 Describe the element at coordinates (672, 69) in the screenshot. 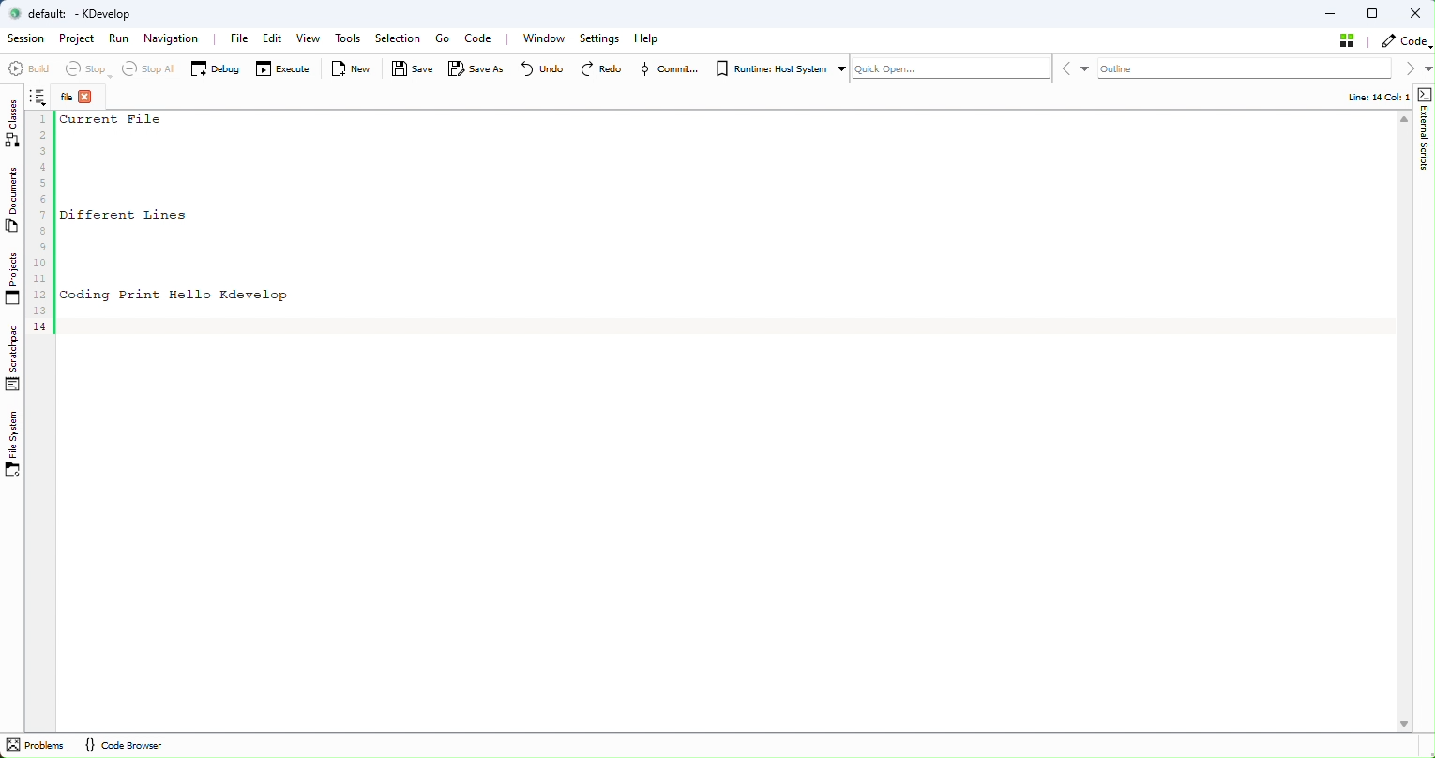

I see `Commit` at that location.